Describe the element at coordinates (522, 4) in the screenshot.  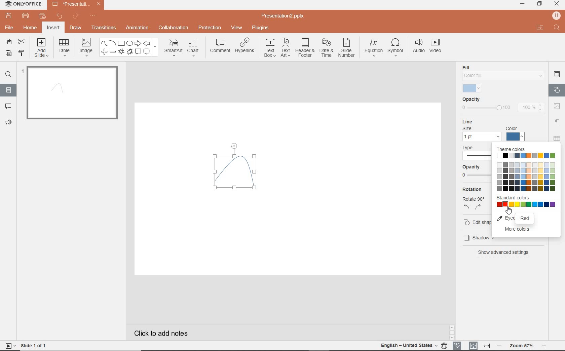
I see `MINIMIZE` at that location.